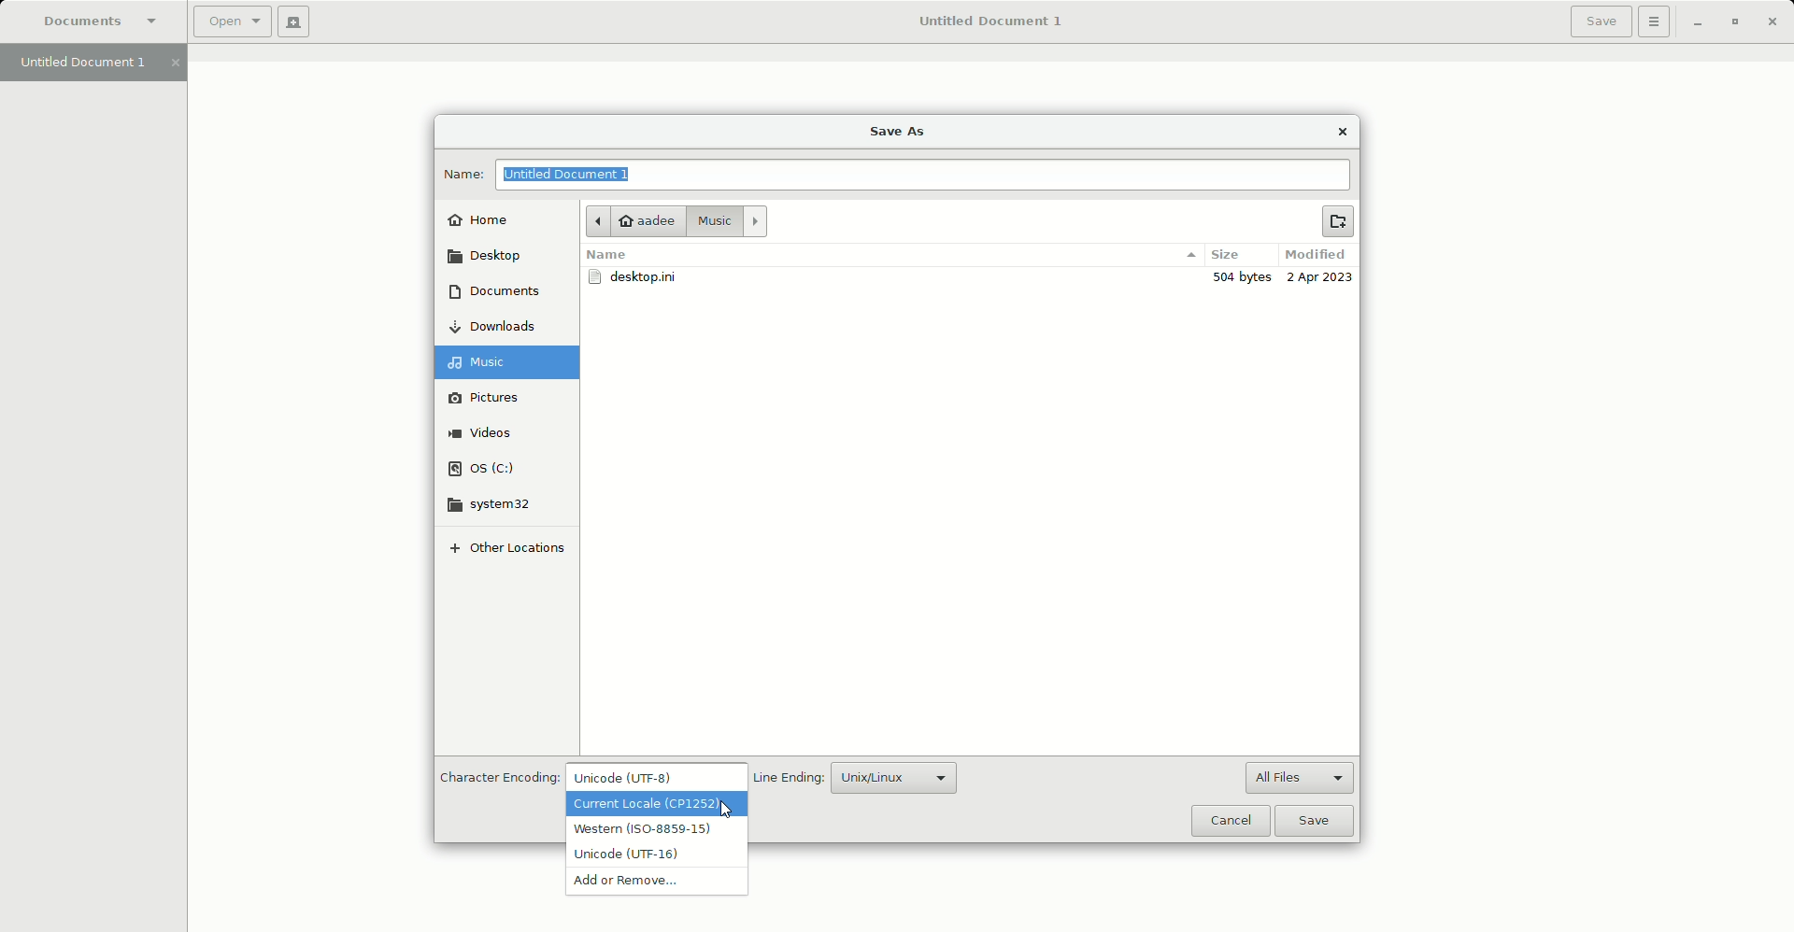 The height and width of the screenshot is (932, 1794). Describe the element at coordinates (500, 547) in the screenshot. I see `Other locations` at that location.